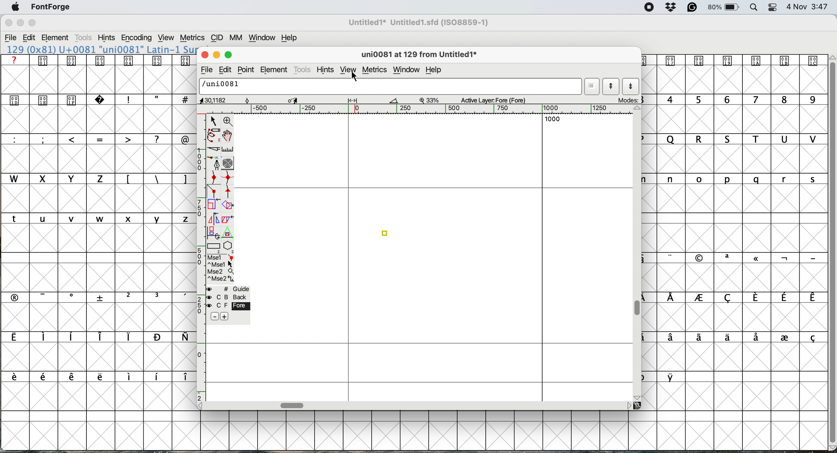 The height and width of the screenshot is (453, 837). Describe the element at coordinates (348, 67) in the screenshot. I see `view` at that location.